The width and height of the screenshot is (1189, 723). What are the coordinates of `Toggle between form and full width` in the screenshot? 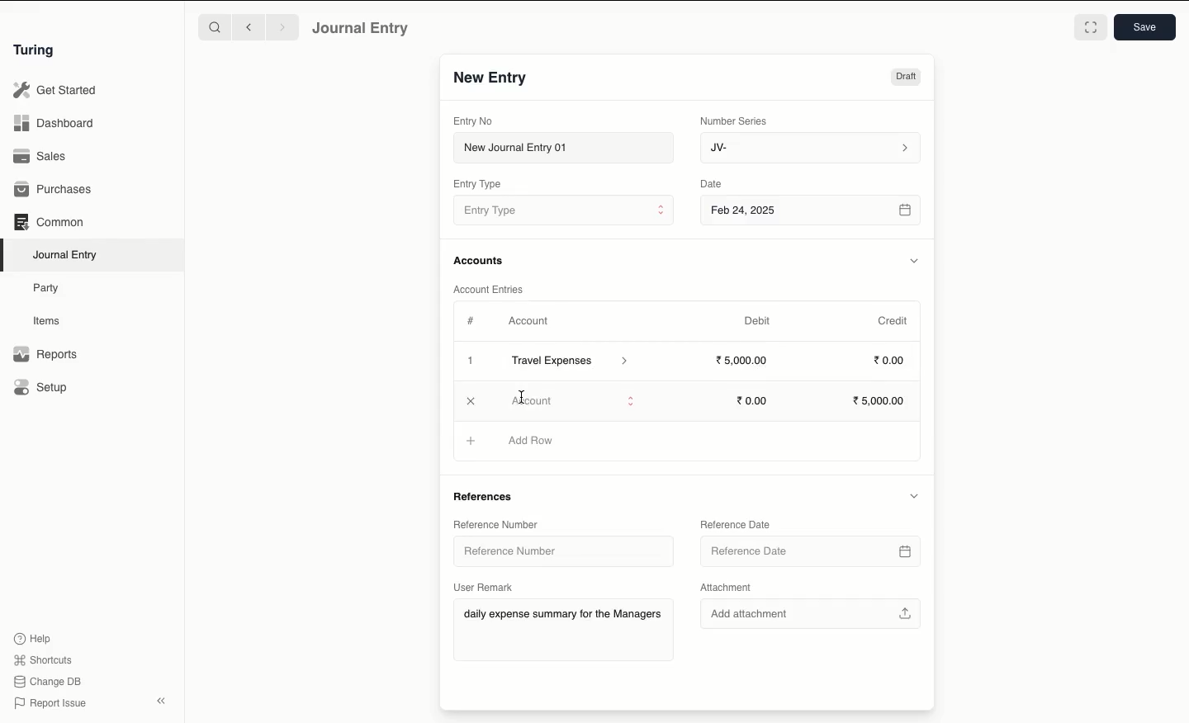 It's located at (1091, 27).